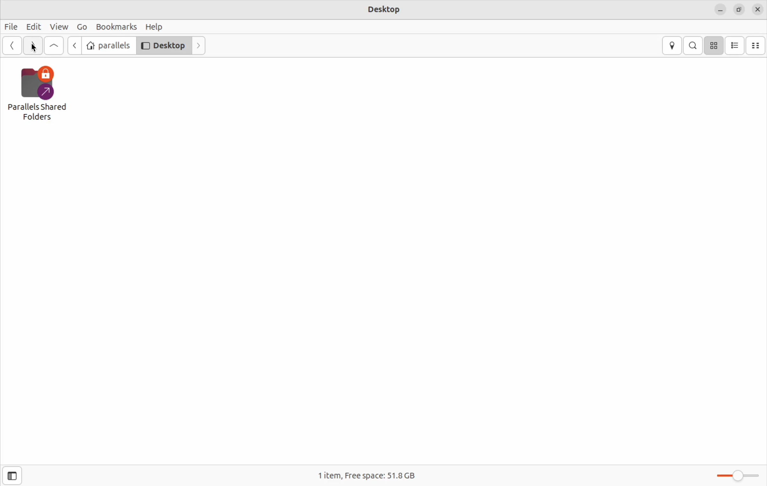 The width and height of the screenshot is (767, 486). Describe the element at coordinates (200, 46) in the screenshot. I see `Go next` at that location.